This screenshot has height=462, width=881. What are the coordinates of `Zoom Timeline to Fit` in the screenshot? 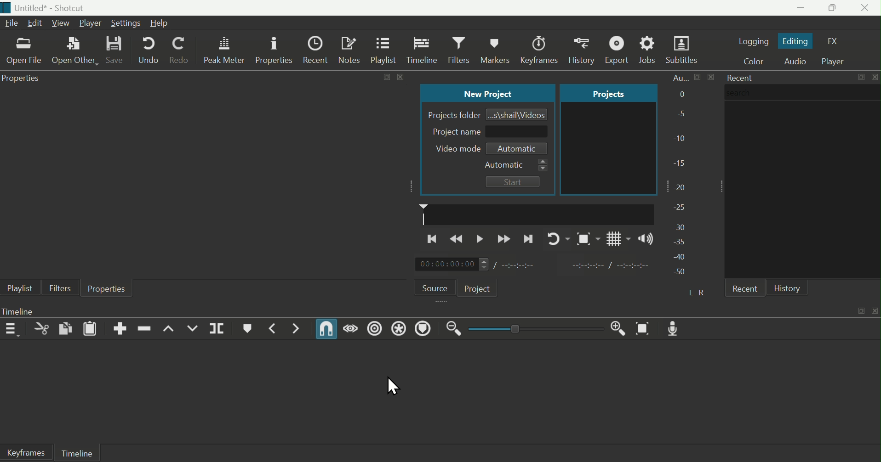 It's located at (646, 328).